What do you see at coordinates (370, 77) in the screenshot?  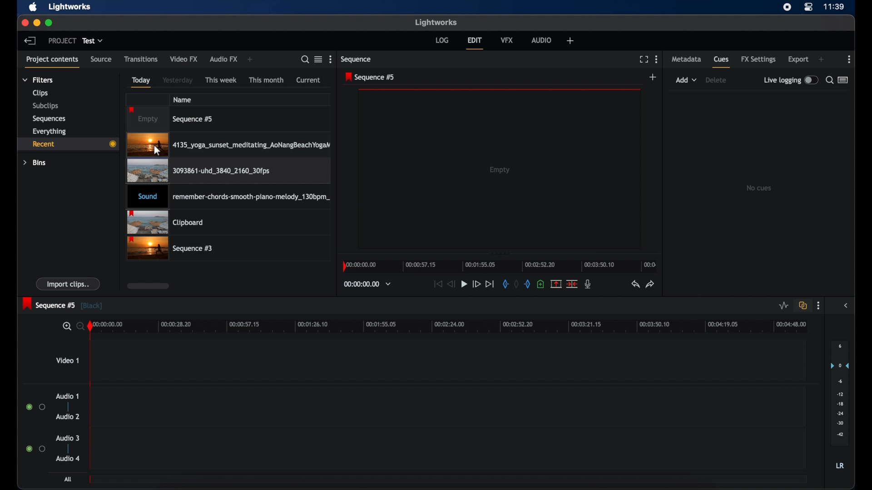 I see `sequence 5` at bounding box center [370, 77].